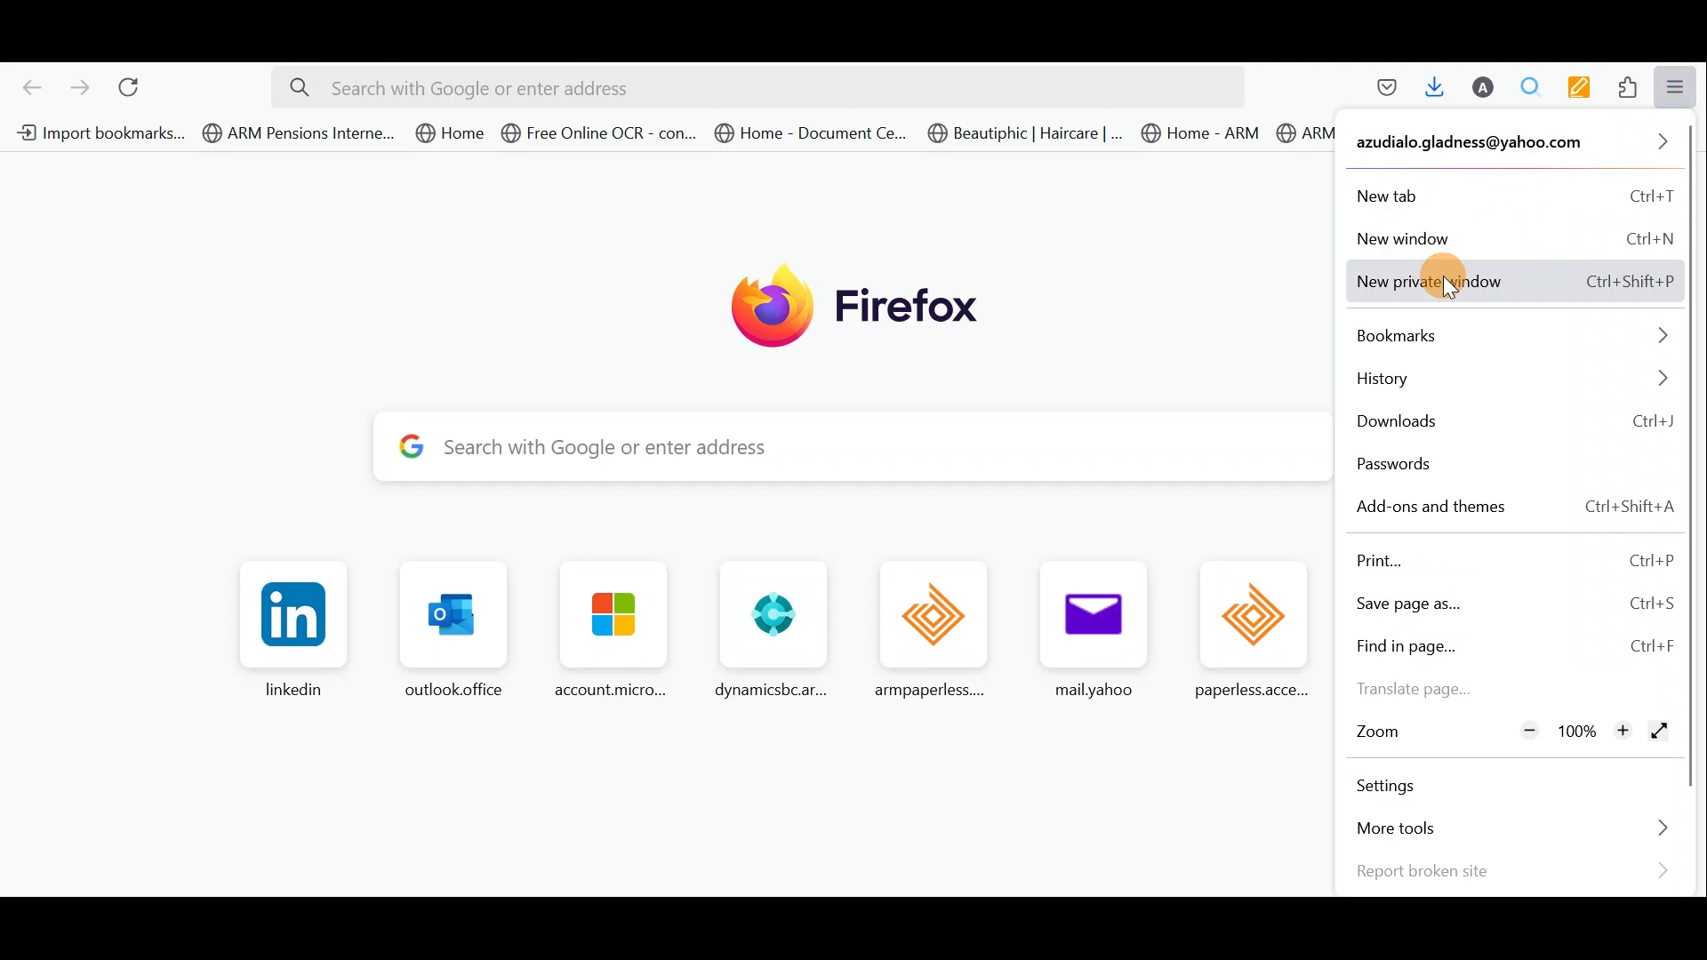  I want to click on Downloads, so click(1436, 90).